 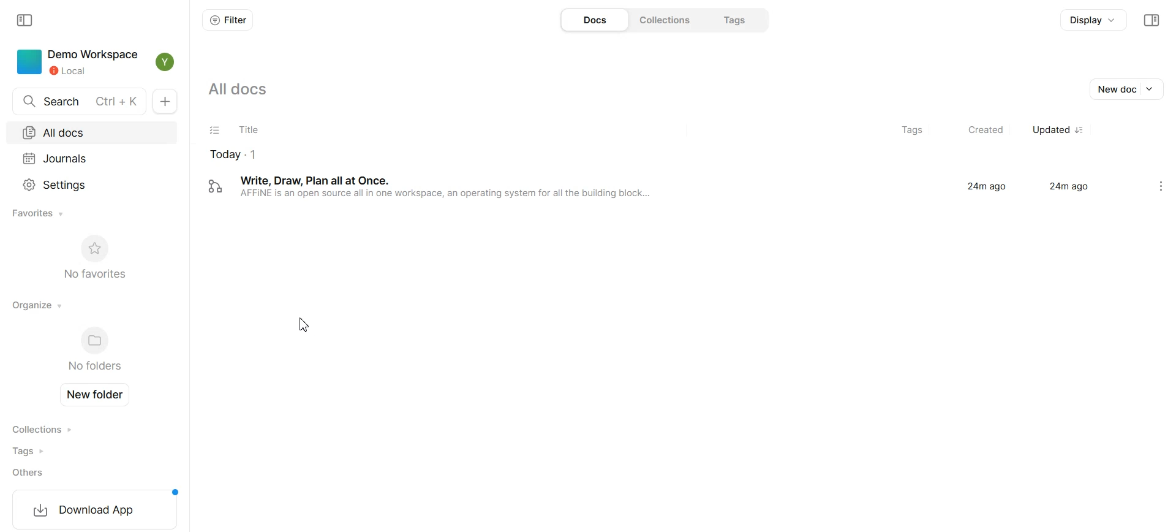 I want to click on Docs, so click(x=593, y=20).